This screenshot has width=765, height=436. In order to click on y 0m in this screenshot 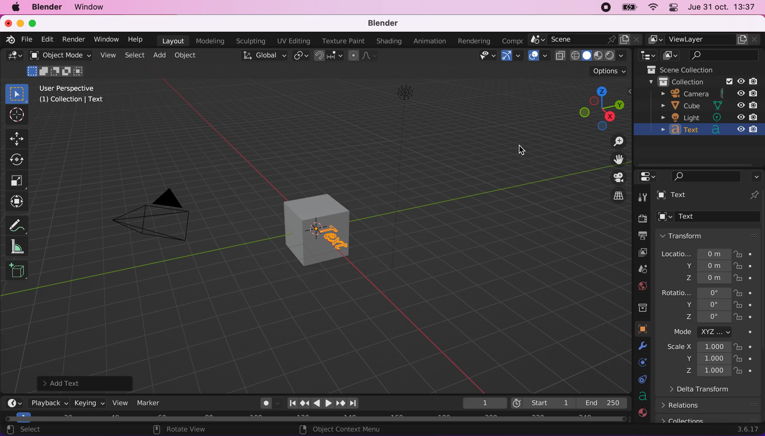, I will do `click(699, 266)`.